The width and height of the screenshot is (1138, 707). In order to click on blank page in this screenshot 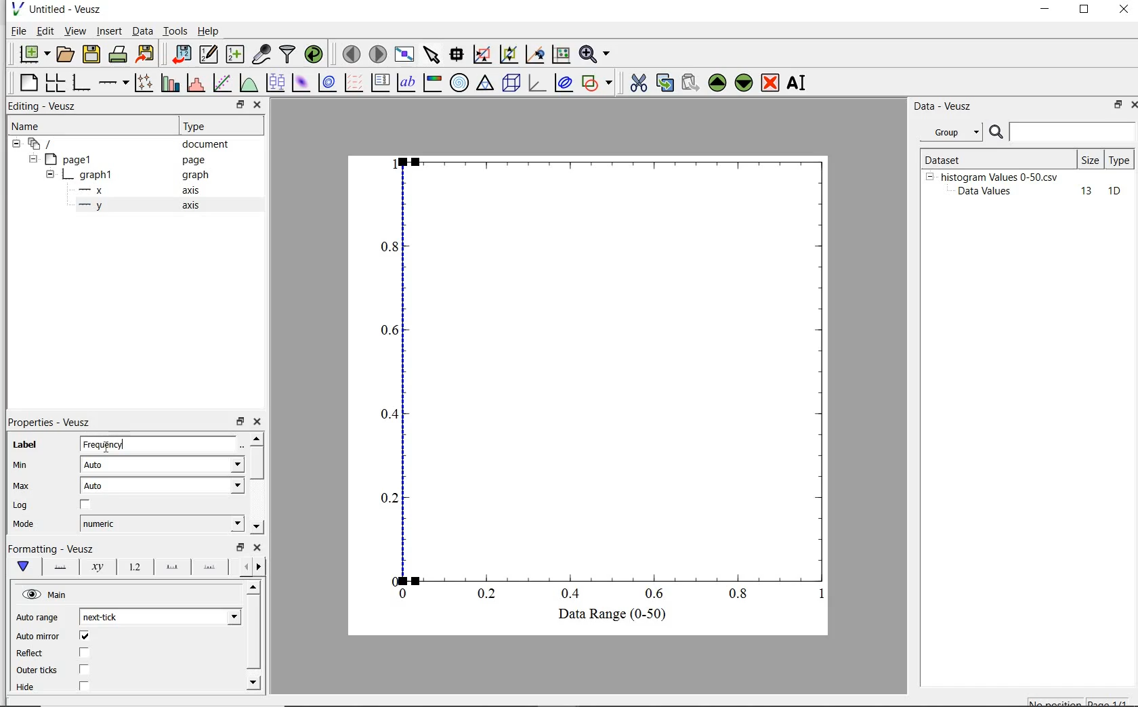, I will do `click(29, 83)`.